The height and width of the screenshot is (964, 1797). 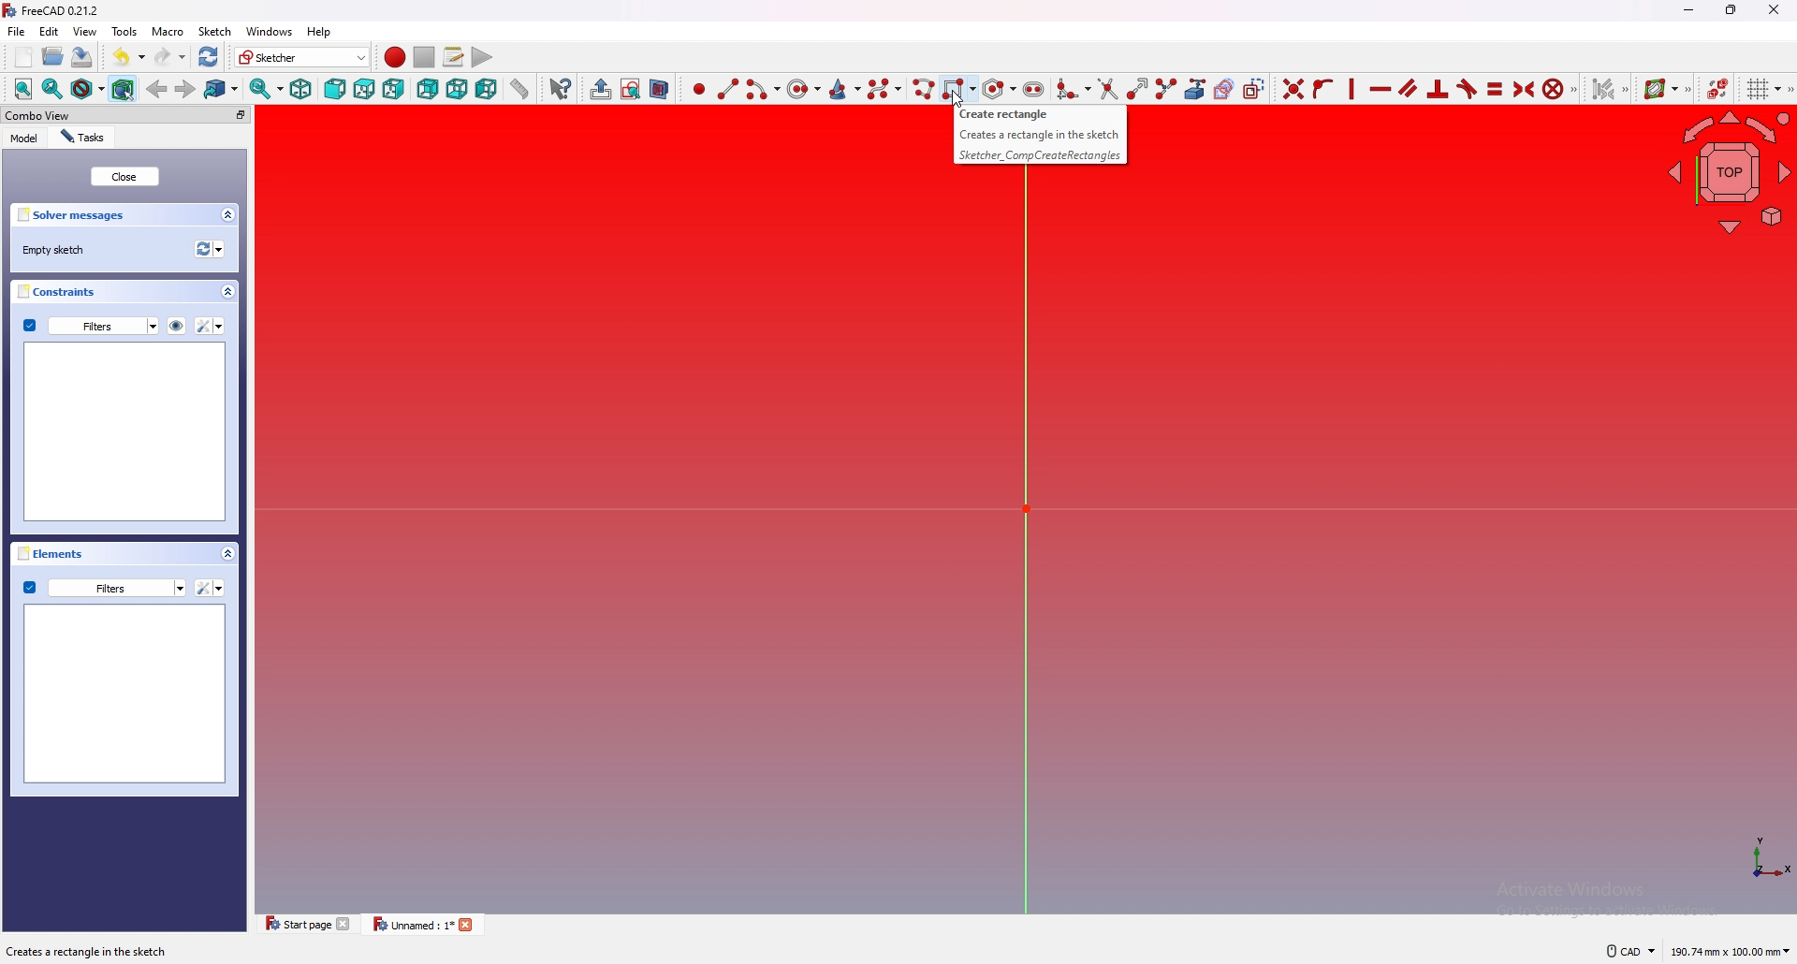 What do you see at coordinates (269, 31) in the screenshot?
I see `windows` at bounding box center [269, 31].